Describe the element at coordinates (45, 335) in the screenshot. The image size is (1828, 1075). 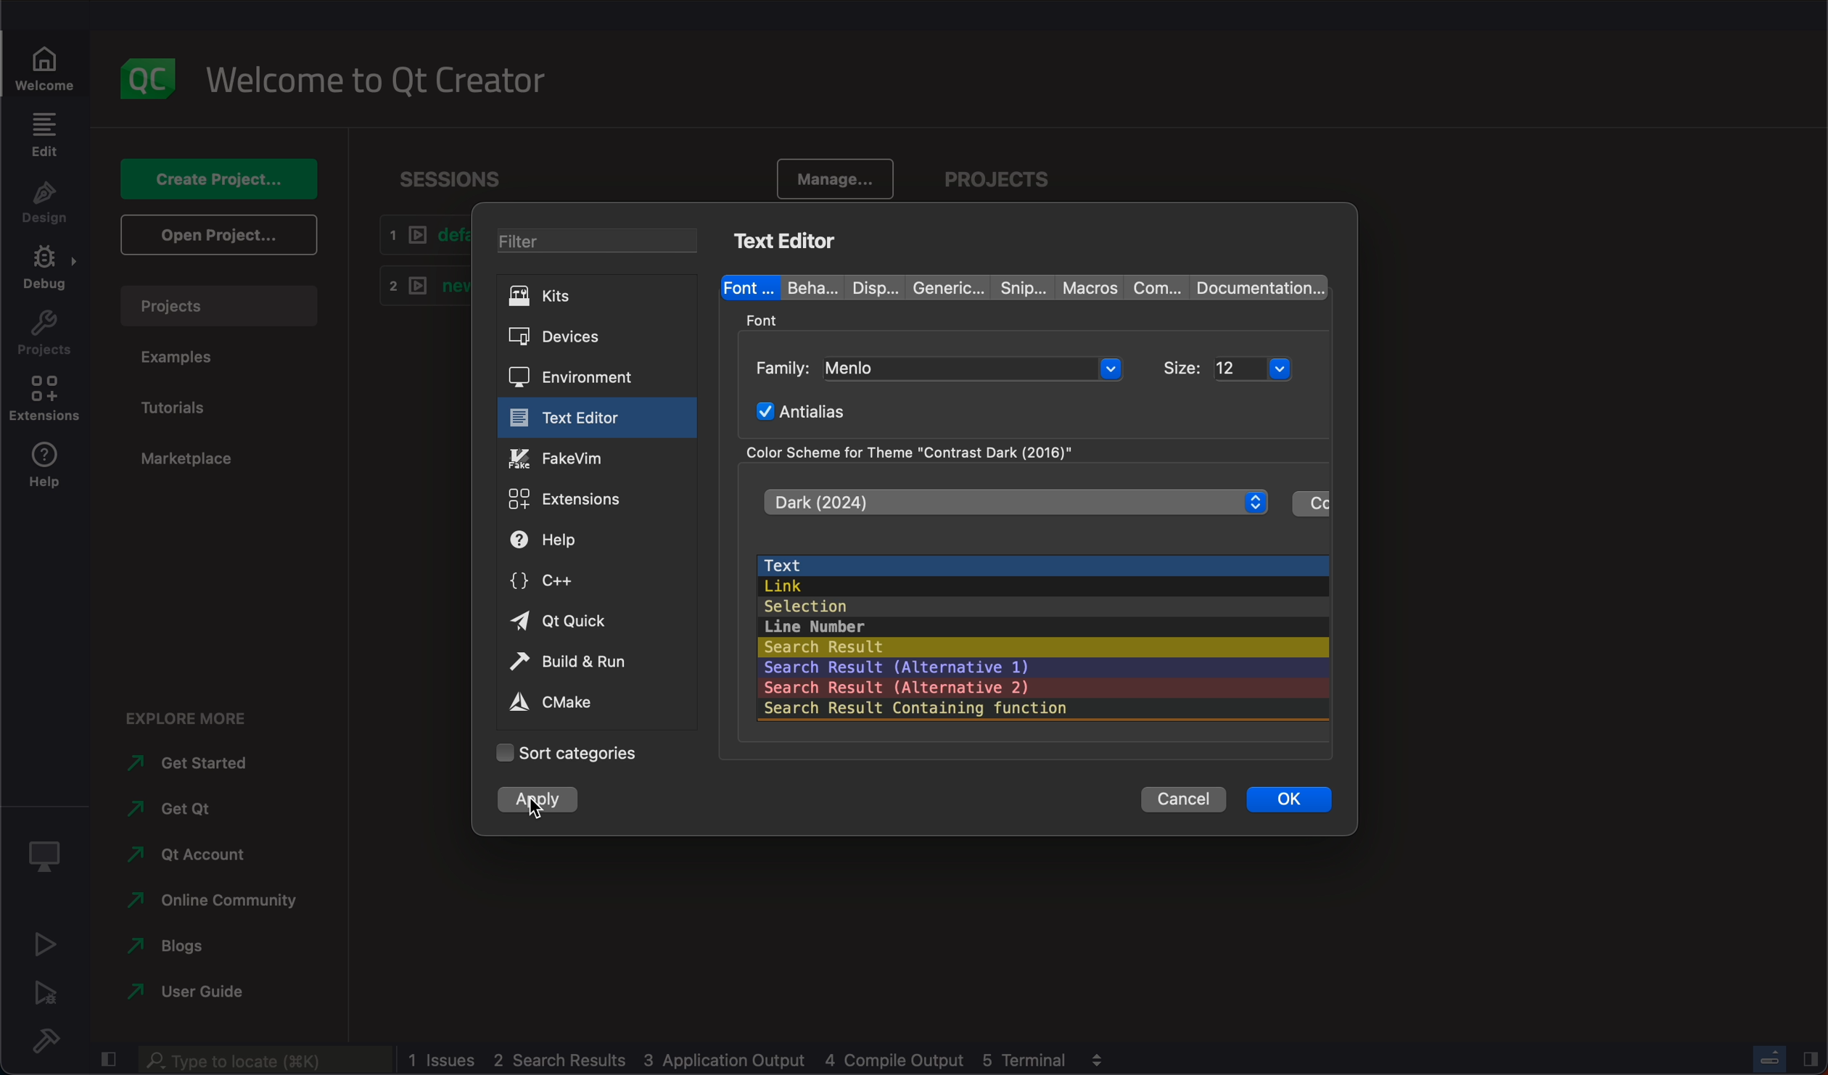
I see `project` at that location.